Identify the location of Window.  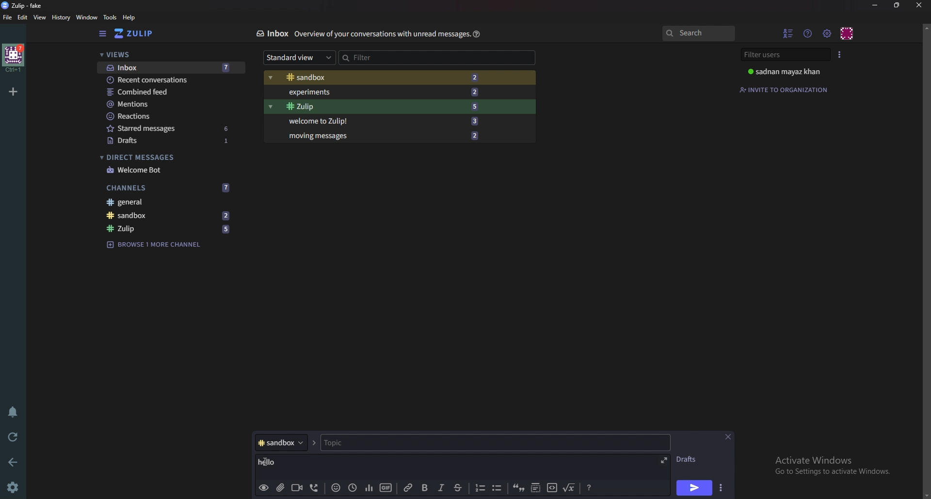
(88, 17).